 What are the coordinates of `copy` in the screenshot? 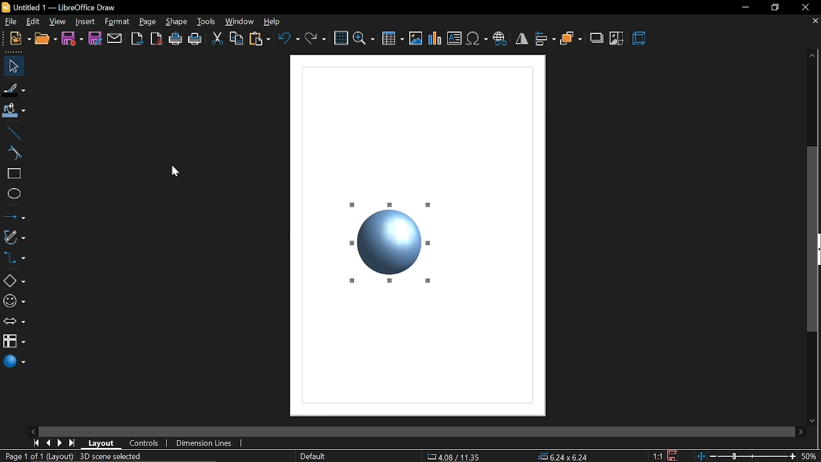 It's located at (237, 39).